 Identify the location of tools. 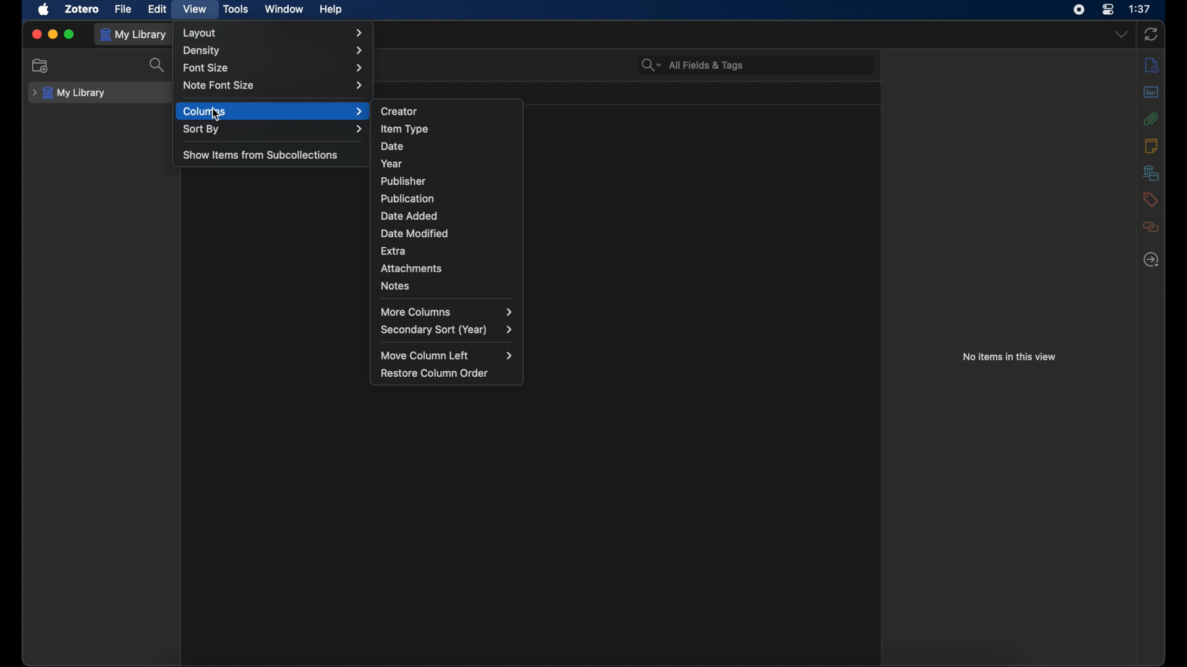
(237, 9).